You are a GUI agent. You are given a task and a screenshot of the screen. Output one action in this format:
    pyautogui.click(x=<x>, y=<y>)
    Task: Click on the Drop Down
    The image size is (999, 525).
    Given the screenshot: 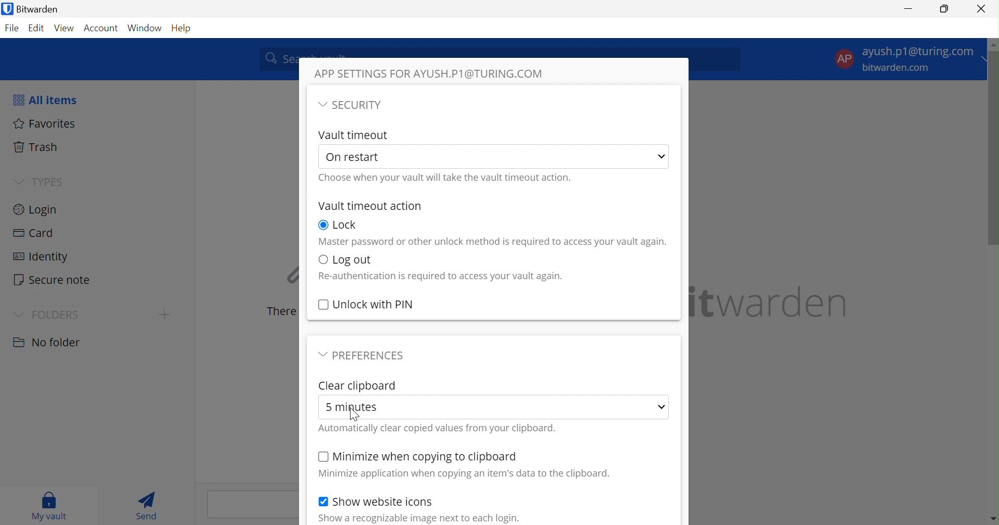 What is the action you would take?
    pyautogui.click(x=18, y=182)
    